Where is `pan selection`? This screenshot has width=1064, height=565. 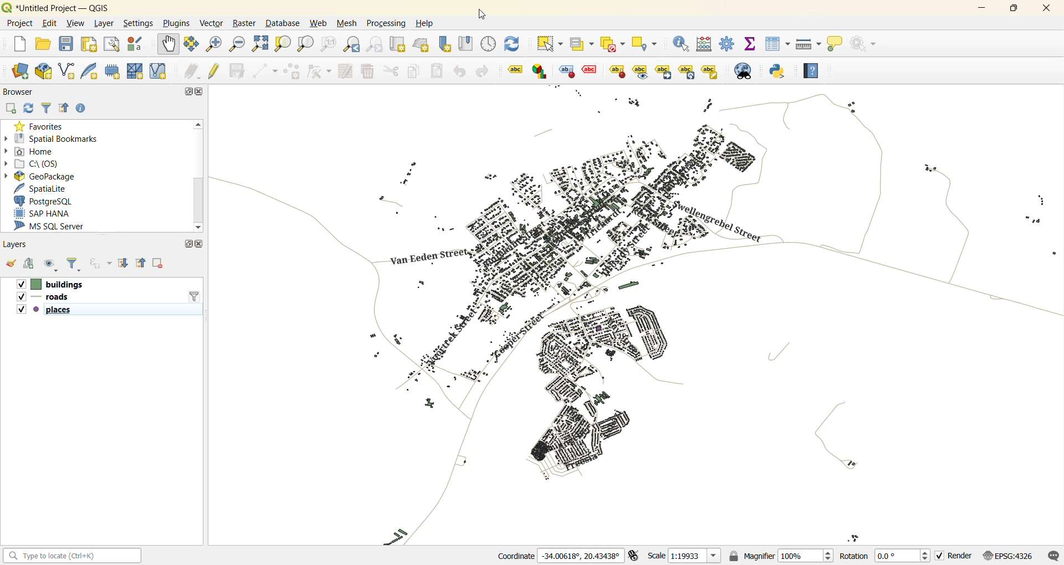
pan selection is located at coordinates (192, 45).